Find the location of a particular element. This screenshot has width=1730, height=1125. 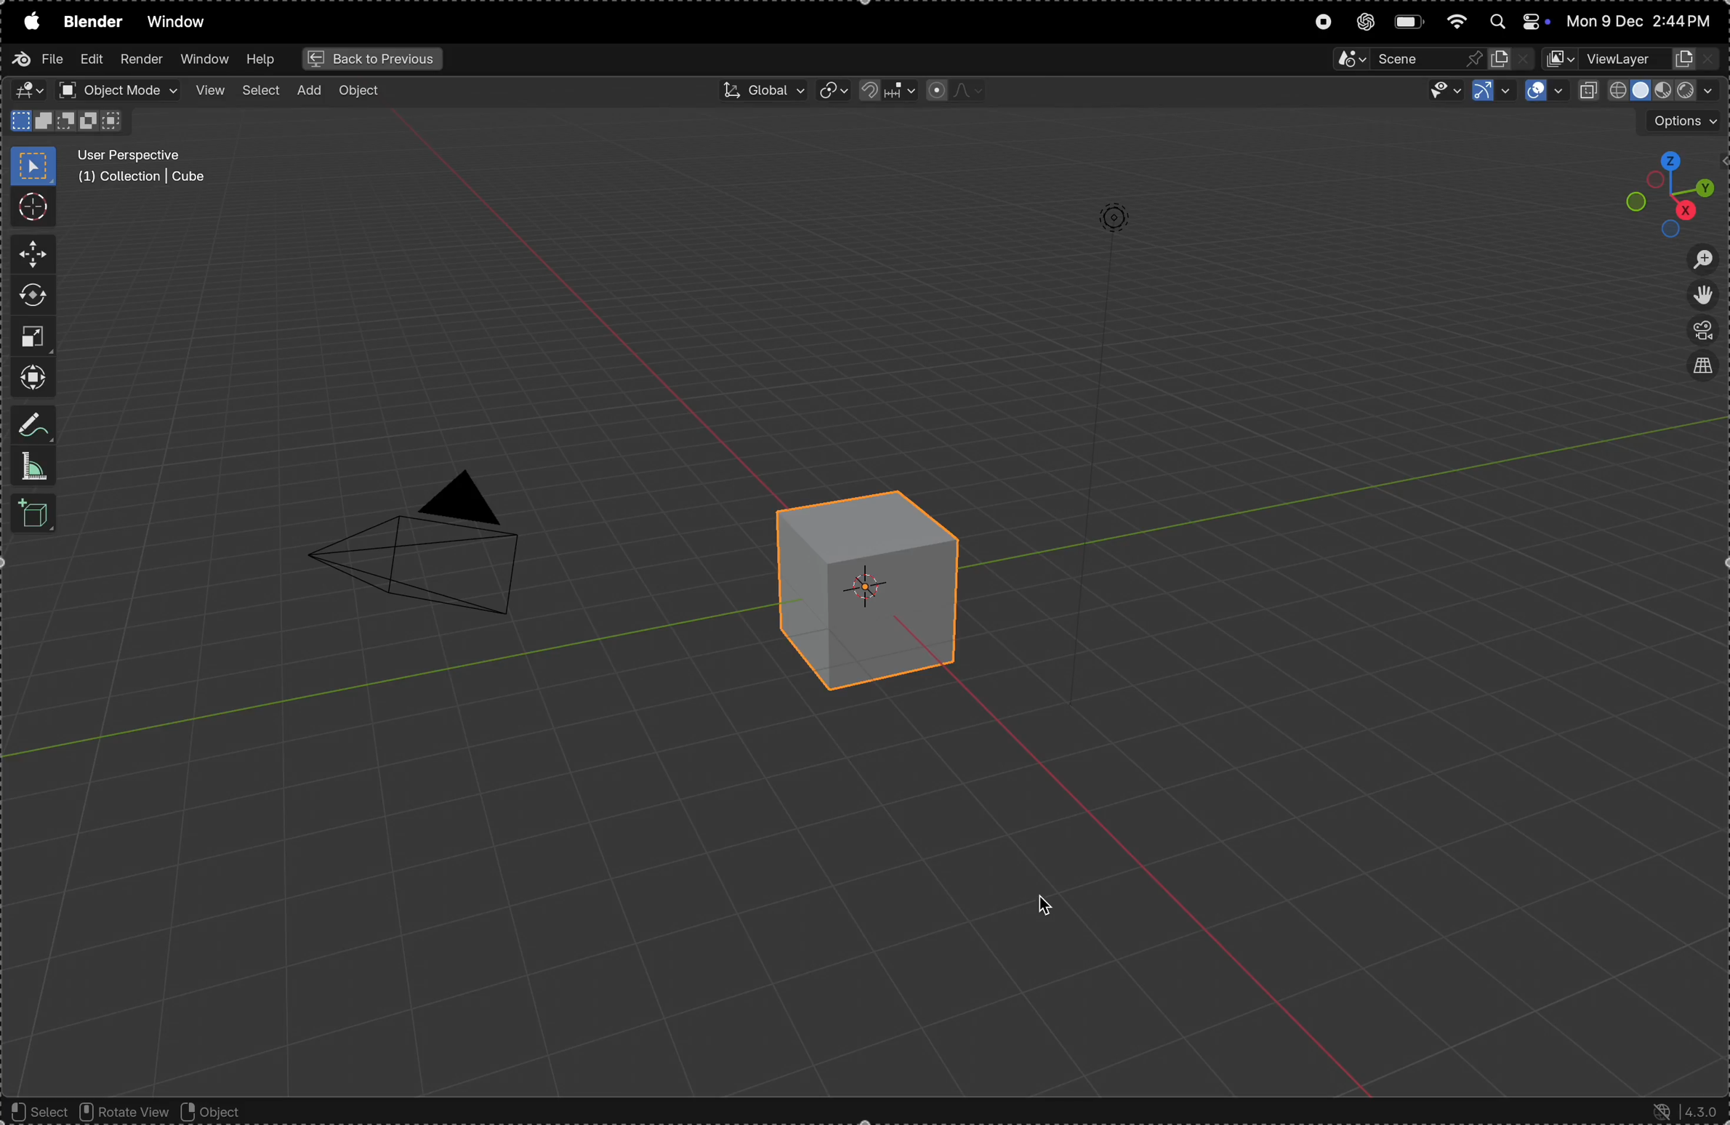

camera is located at coordinates (435, 552).